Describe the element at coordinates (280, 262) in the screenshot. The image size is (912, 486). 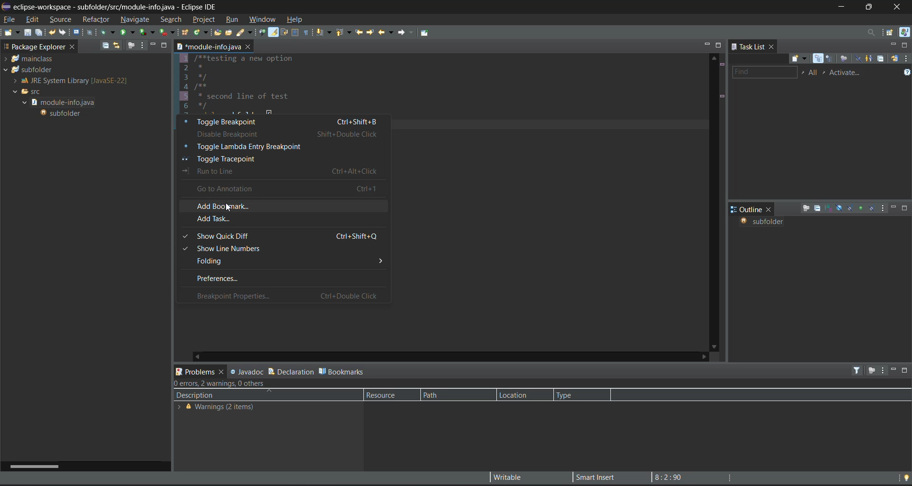
I see `folding` at that location.